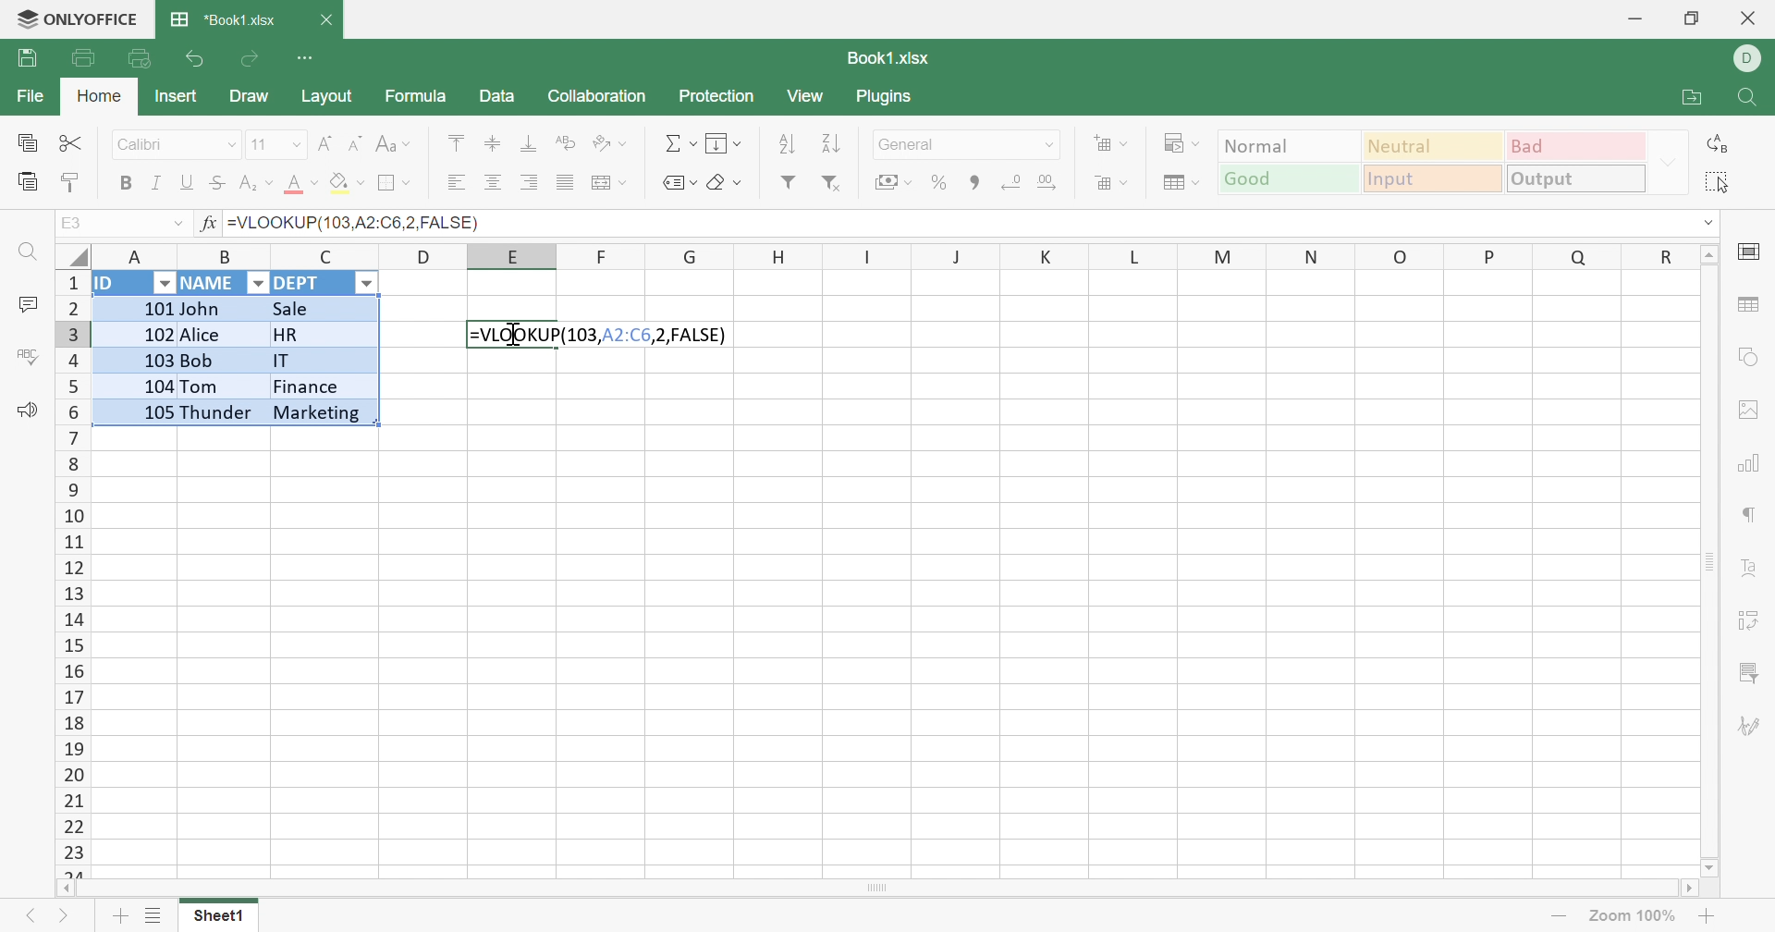 The image size is (1775, 932). Describe the element at coordinates (808, 98) in the screenshot. I see `View` at that location.